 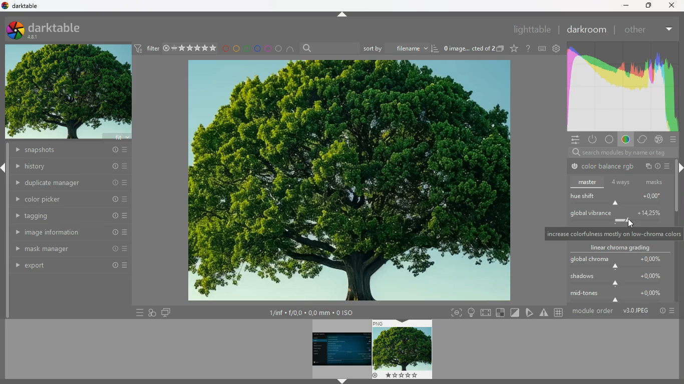 What do you see at coordinates (166, 312) in the screenshot?
I see `screen` at bounding box center [166, 312].